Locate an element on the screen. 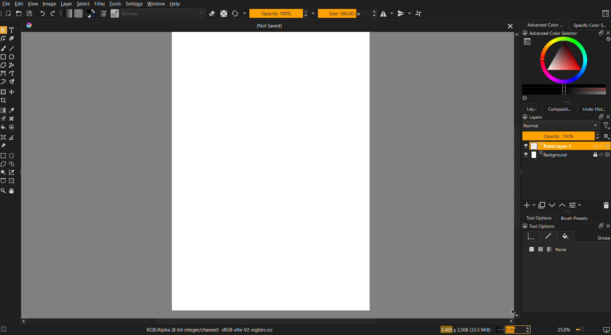  Brush Settings is located at coordinates (152, 14).